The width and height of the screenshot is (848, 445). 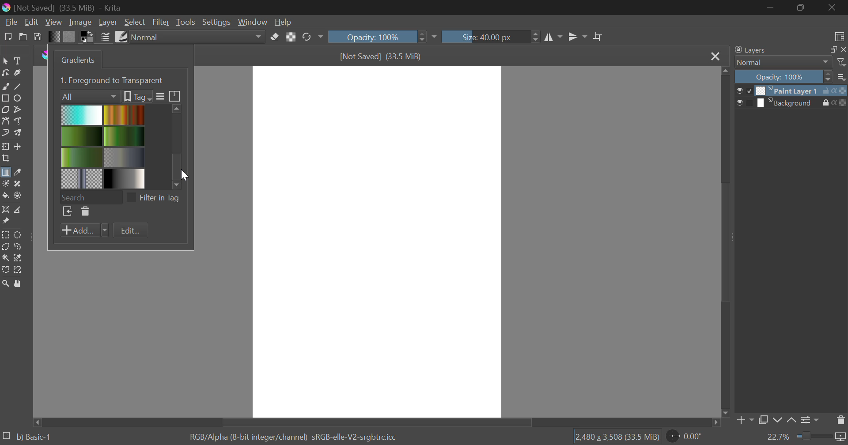 What do you see at coordinates (283, 22) in the screenshot?
I see `Help` at bounding box center [283, 22].